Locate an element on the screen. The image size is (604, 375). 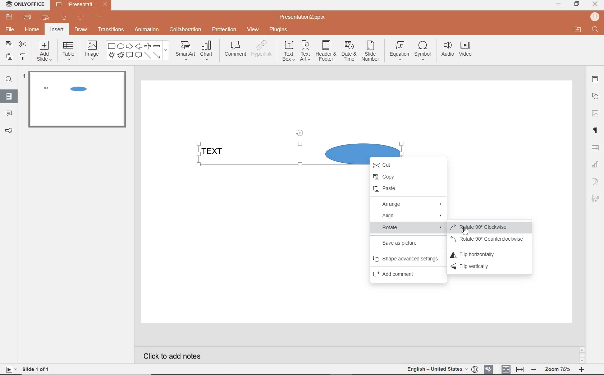
undo is located at coordinates (61, 18).